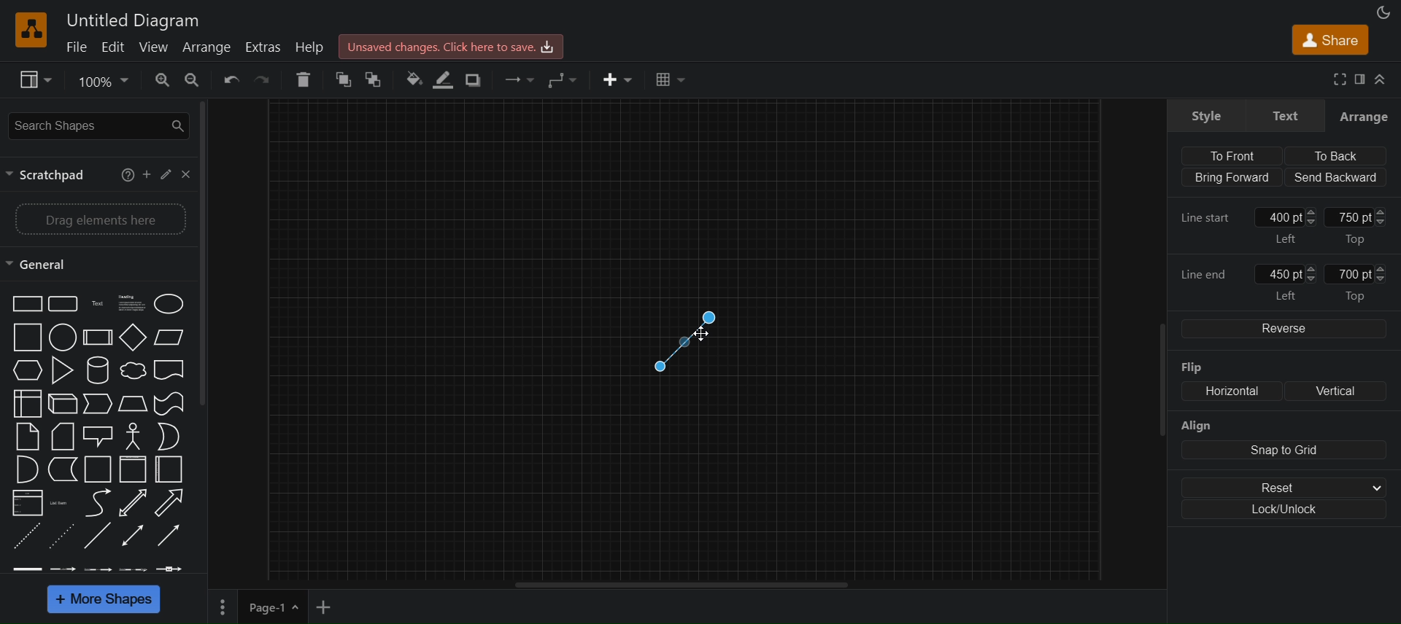 This screenshot has height=624, width=1401. I want to click on insert page, so click(326, 608).